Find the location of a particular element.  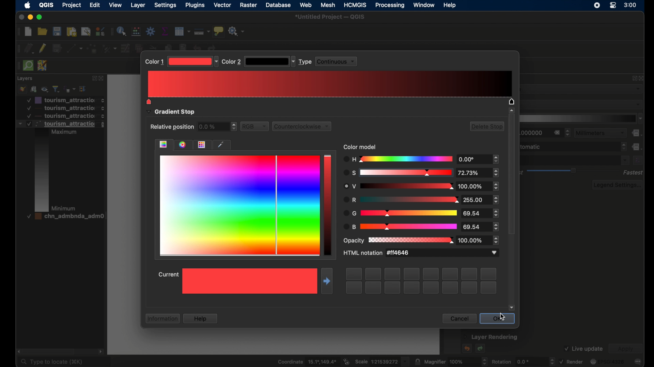

time is located at coordinates (630, 6).